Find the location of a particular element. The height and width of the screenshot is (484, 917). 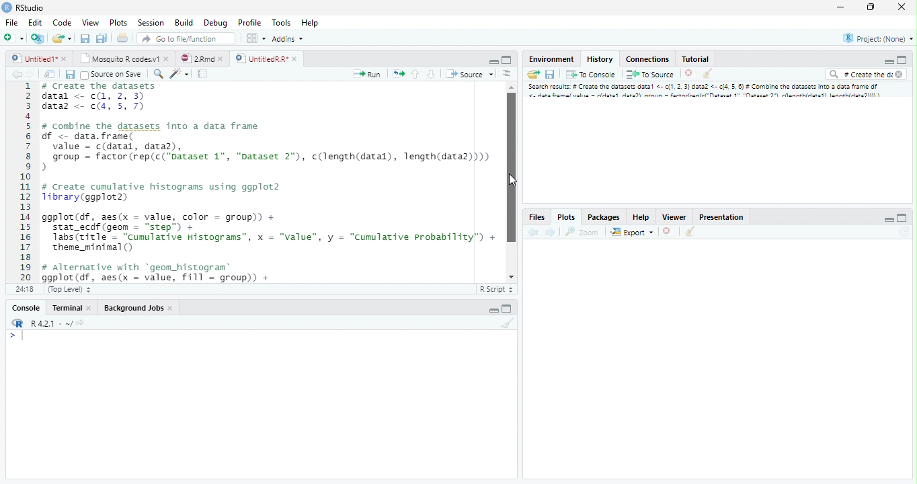

Zoom is located at coordinates (158, 75).